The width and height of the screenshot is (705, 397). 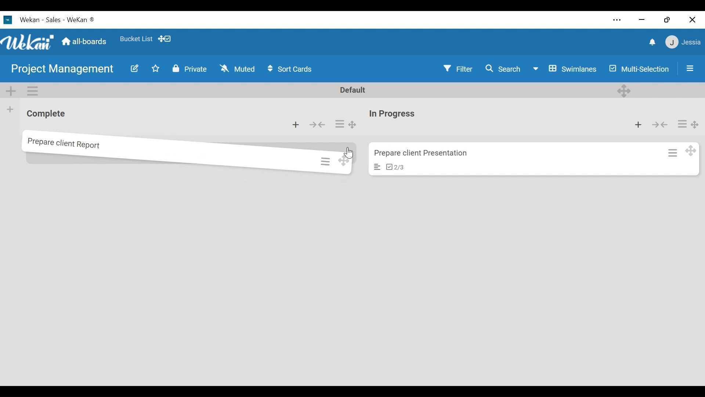 I want to click on Desktop drag handles, so click(x=695, y=124).